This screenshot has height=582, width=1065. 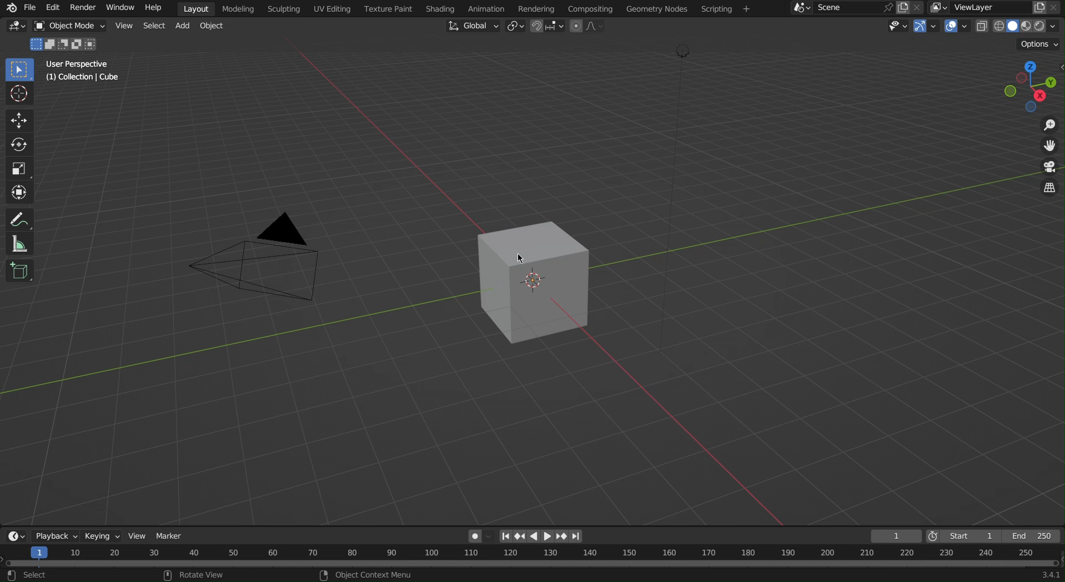 What do you see at coordinates (65, 44) in the screenshot?
I see `Mode` at bounding box center [65, 44].